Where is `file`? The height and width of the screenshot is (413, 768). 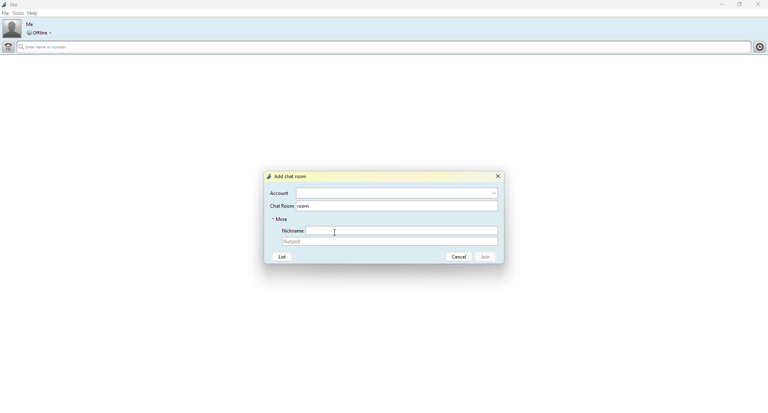
file is located at coordinates (6, 14).